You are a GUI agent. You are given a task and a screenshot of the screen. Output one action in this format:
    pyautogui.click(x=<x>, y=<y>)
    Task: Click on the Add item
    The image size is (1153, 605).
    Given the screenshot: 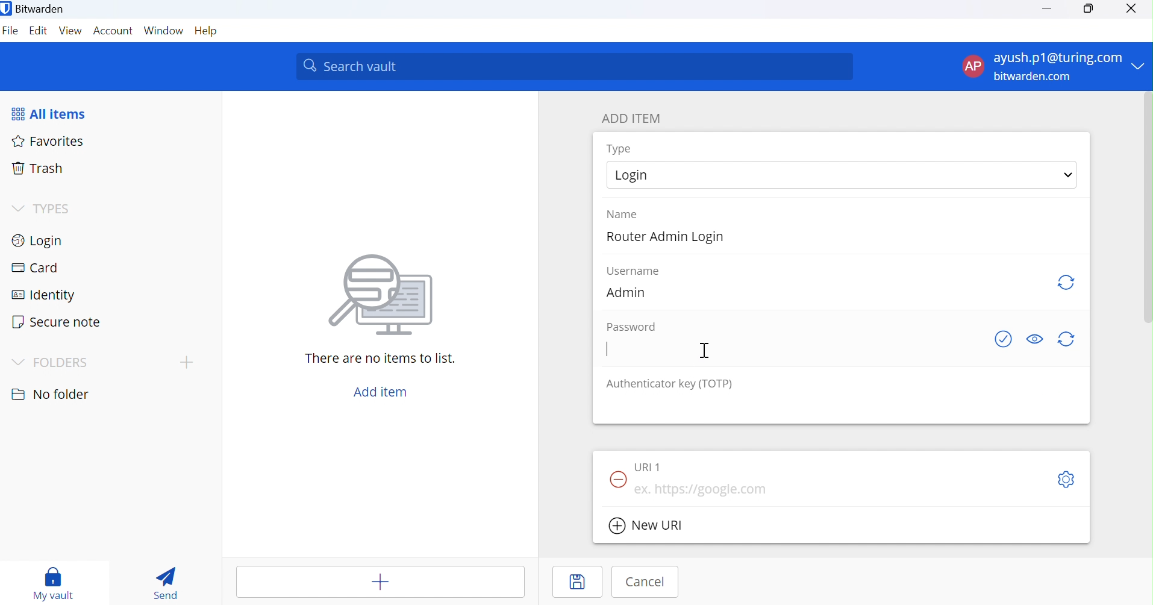 What is the action you would take?
    pyautogui.click(x=380, y=392)
    